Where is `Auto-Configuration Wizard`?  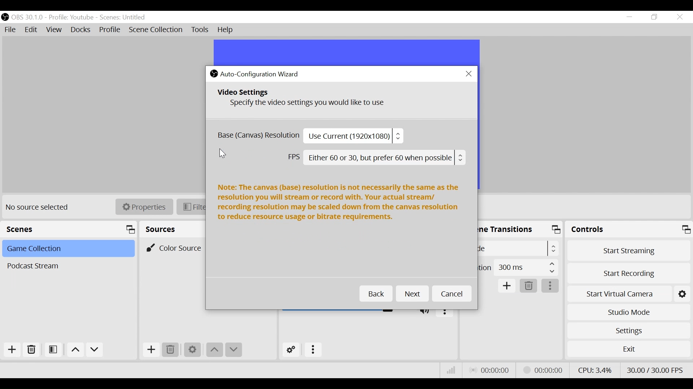
Auto-Configuration Wizard is located at coordinates (262, 73).